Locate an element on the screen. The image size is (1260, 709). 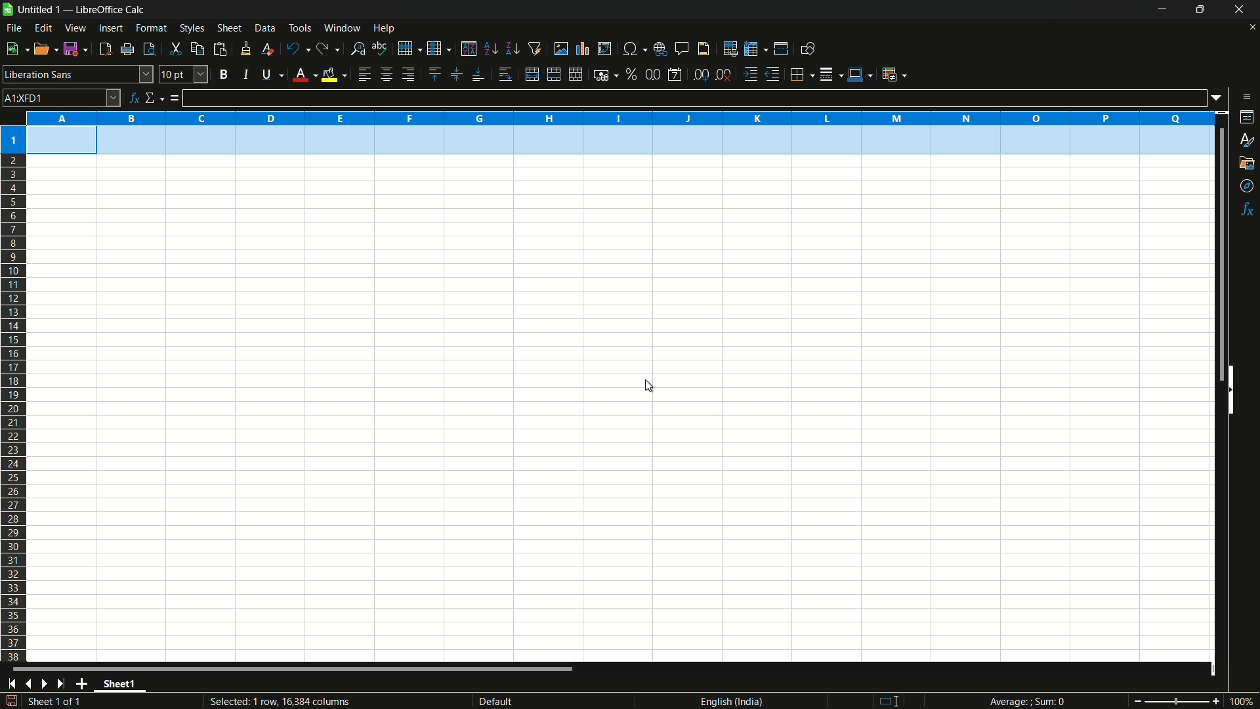
data menu is located at coordinates (265, 28).